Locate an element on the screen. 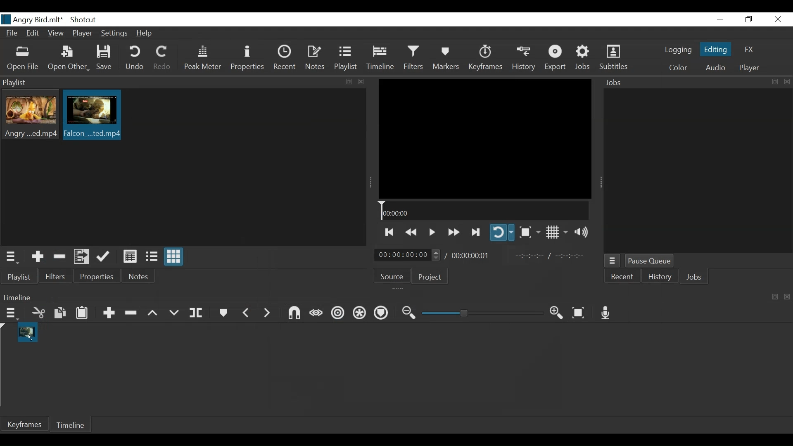 Image resolution: width=793 pixels, height=446 pixels. Cut is located at coordinates (39, 313).